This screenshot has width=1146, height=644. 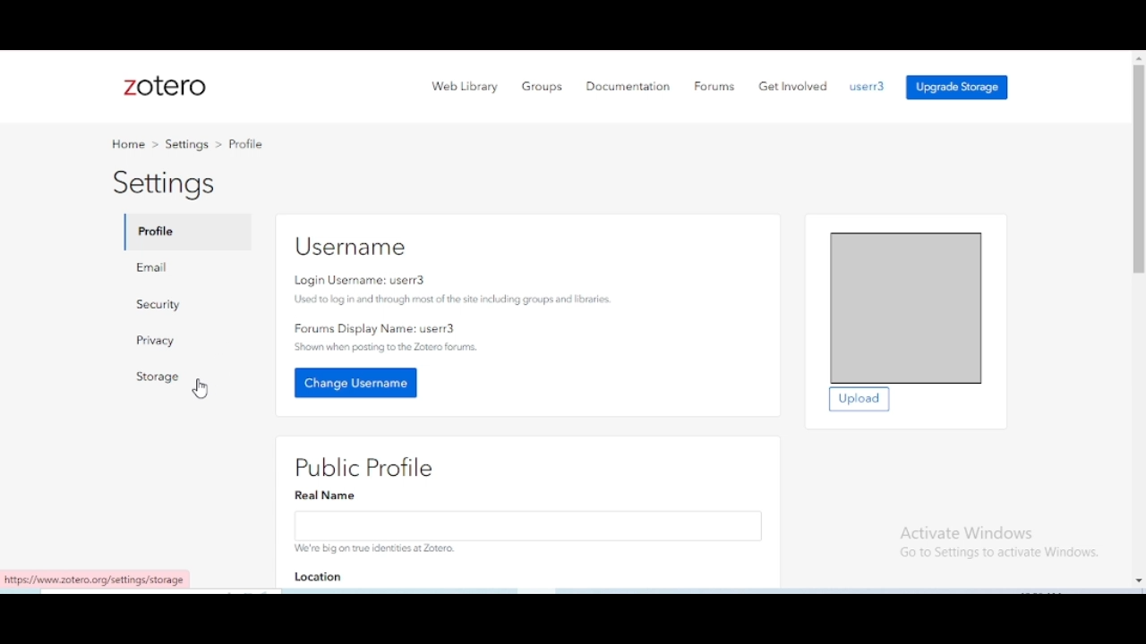 I want to click on privacy, so click(x=155, y=341).